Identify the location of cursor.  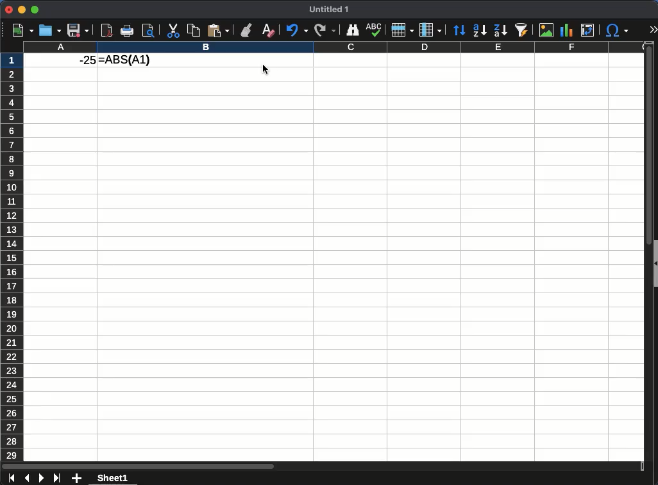
(268, 71).